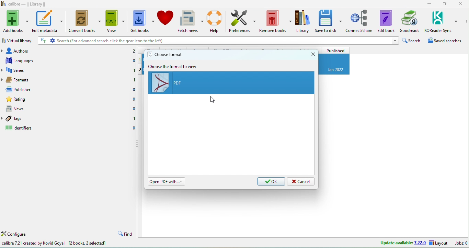  I want to click on Goodreads, so click(410, 21).